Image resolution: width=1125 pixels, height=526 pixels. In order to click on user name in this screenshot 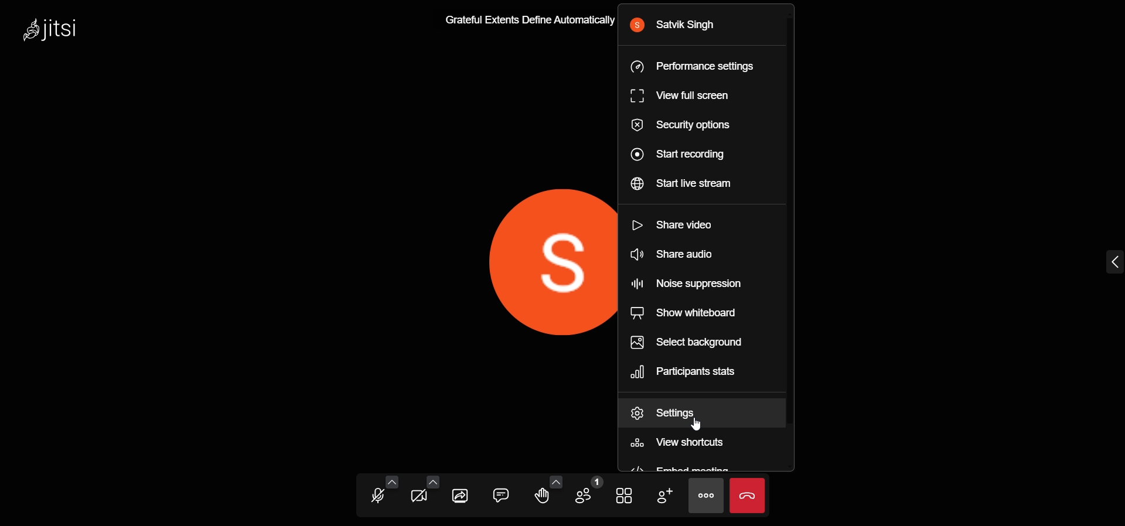, I will do `click(675, 25)`.